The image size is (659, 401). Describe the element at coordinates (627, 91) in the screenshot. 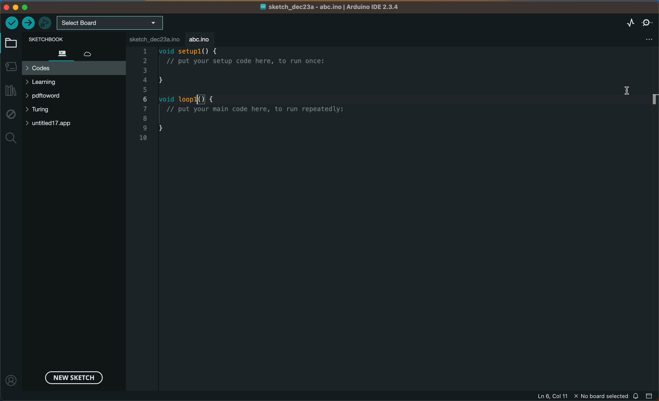

I see `cursor` at that location.